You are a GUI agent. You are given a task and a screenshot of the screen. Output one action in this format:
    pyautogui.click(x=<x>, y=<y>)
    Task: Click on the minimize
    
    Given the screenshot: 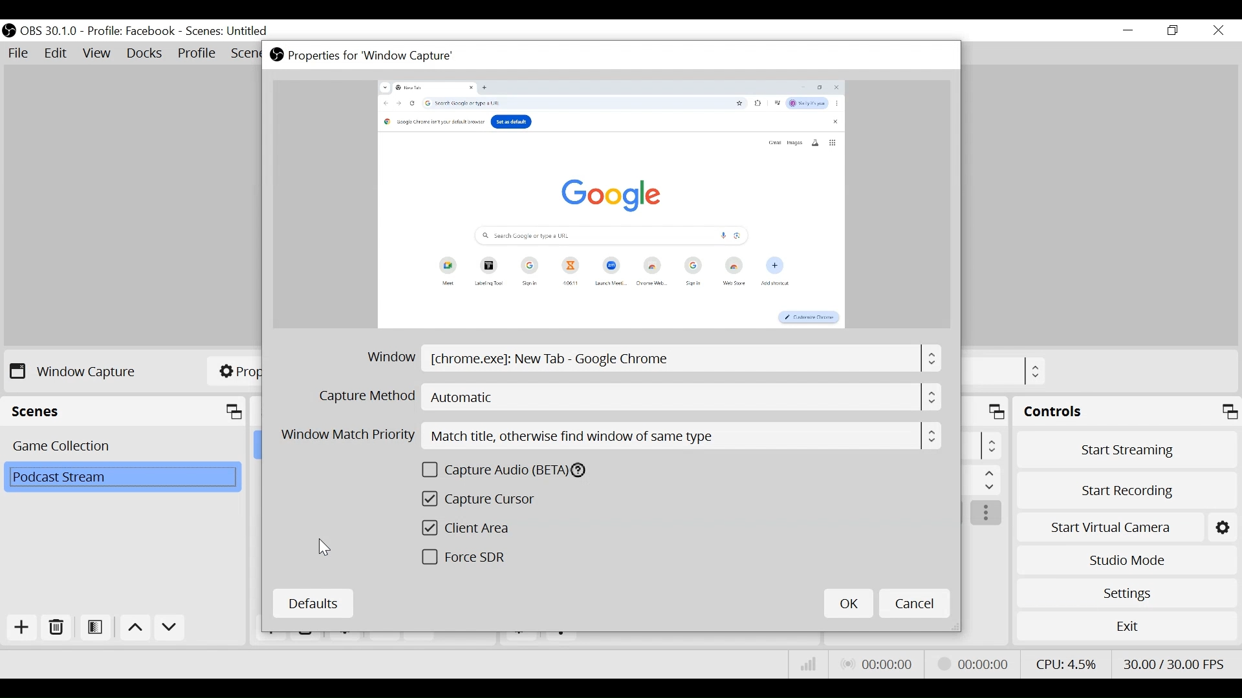 What is the action you would take?
    pyautogui.click(x=1128, y=31)
    